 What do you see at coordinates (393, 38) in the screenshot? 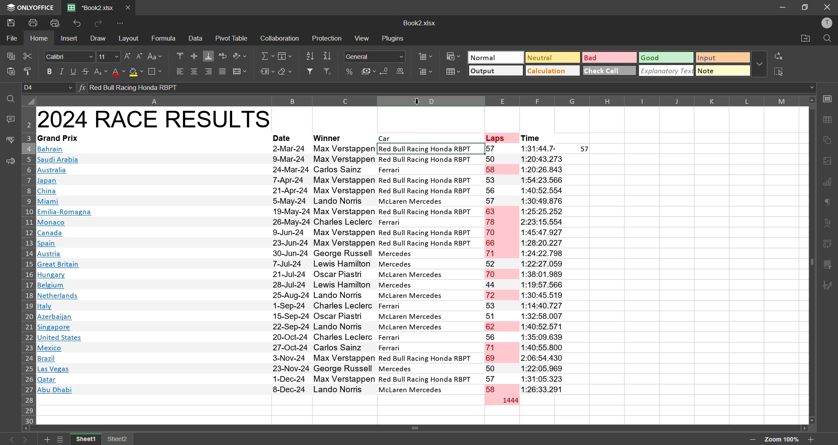
I see `plugins` at bounding box center [393, 38].